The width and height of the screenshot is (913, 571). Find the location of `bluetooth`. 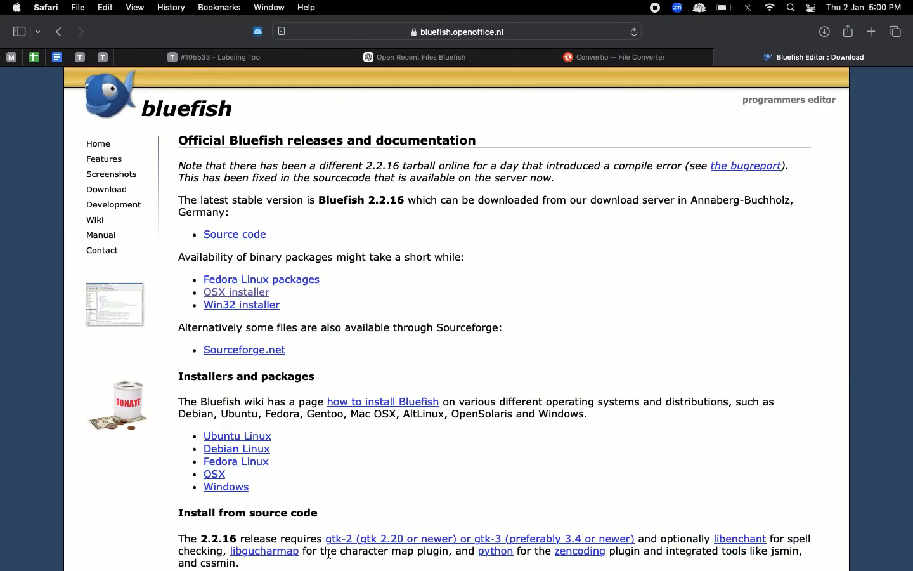

bluetooth is located at coordinates (751, 8).